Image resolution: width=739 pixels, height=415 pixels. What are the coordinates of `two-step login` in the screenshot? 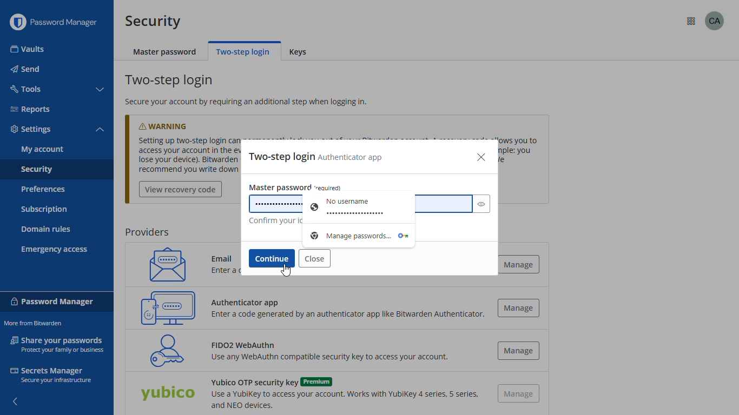 It's located at (243, 51).